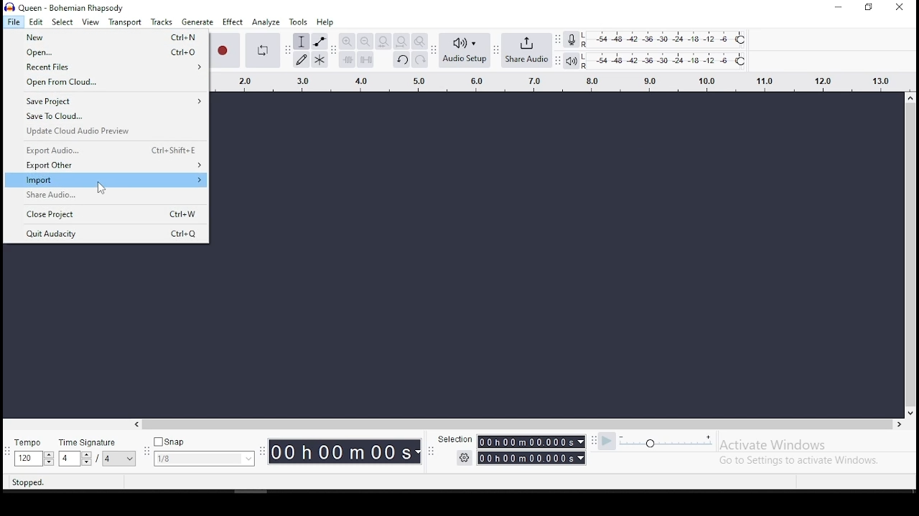  I want to click on 00h00M00s, so click(345, 451).